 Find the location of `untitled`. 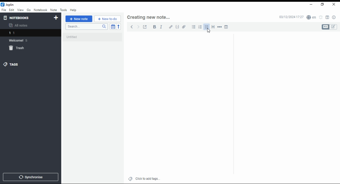

untitled is located at coordinates (75, 37).